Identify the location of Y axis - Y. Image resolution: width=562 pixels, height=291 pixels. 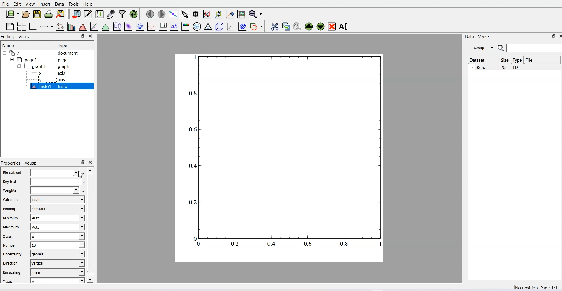
(43, 280).